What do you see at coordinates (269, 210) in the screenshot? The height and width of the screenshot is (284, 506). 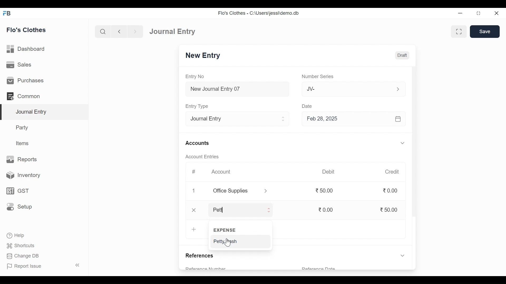 I see `Expand` at bounding box center [269, 210].